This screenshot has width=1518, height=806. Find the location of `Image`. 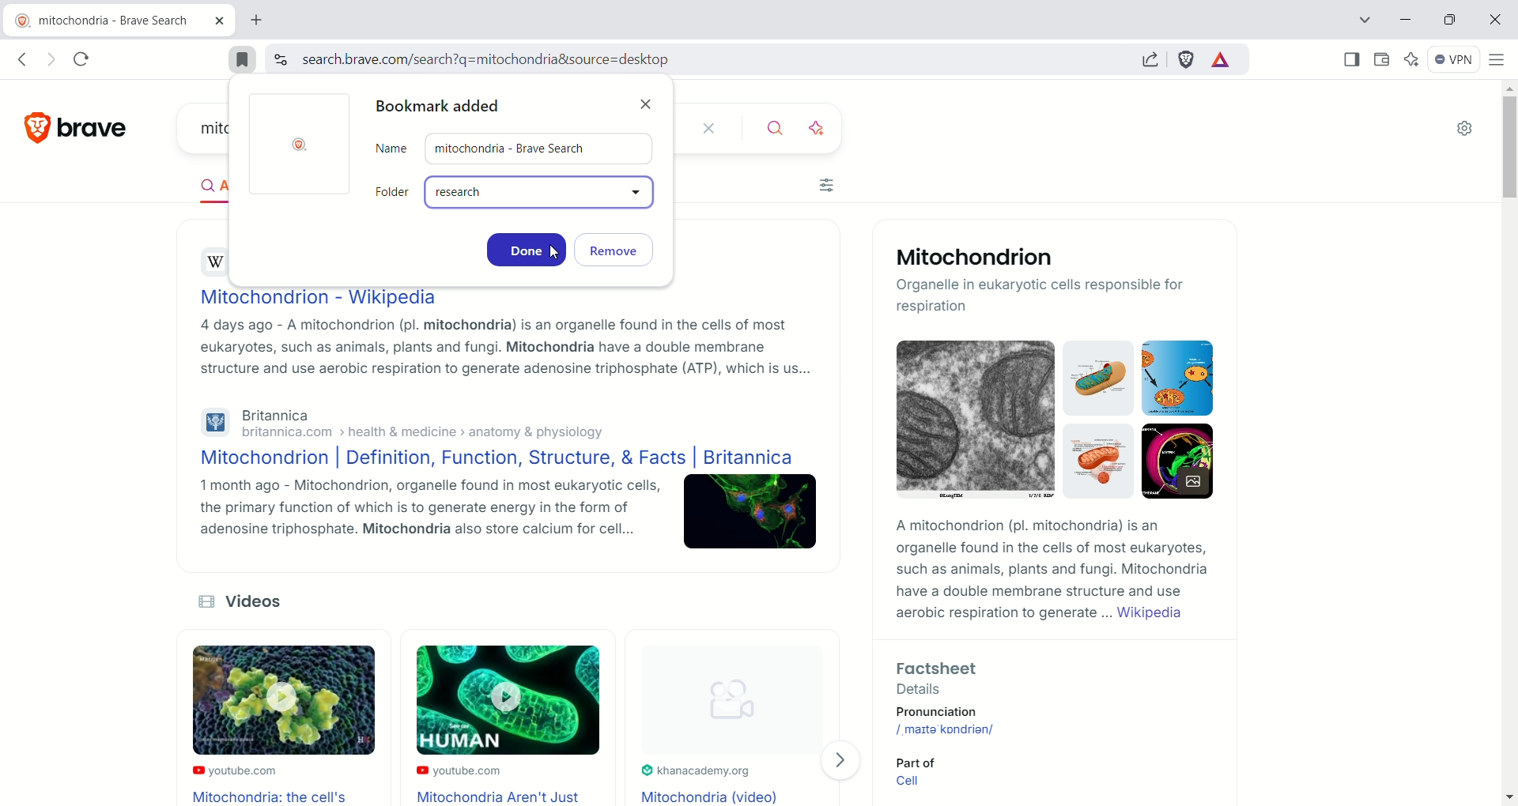

Image is located at coordinates (751, 515).